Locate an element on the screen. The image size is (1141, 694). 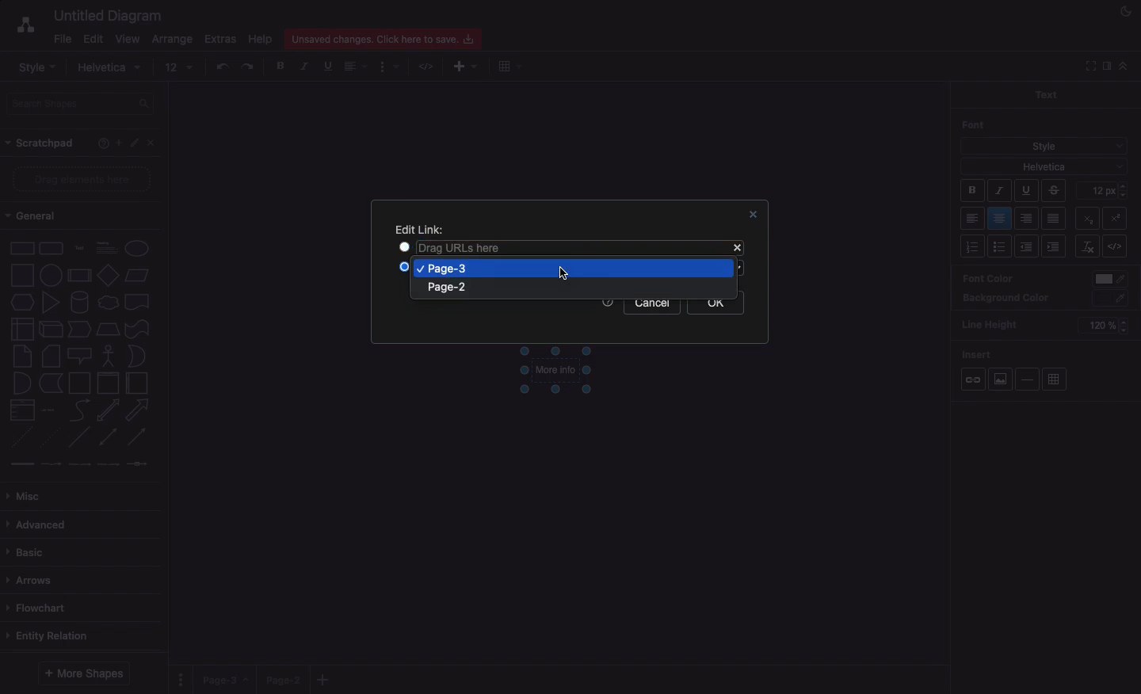
Embed is located at coordinates (1119, 247).